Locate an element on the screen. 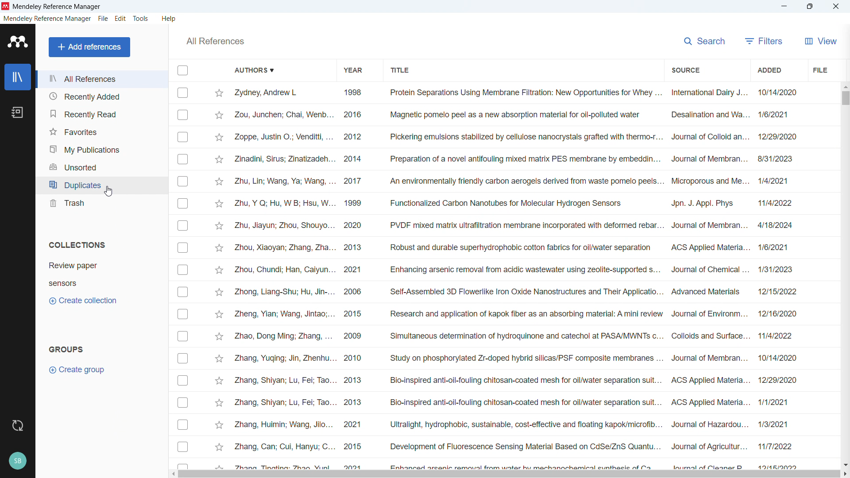  Star Mark individual entries  is located at coordinates (219, 278).